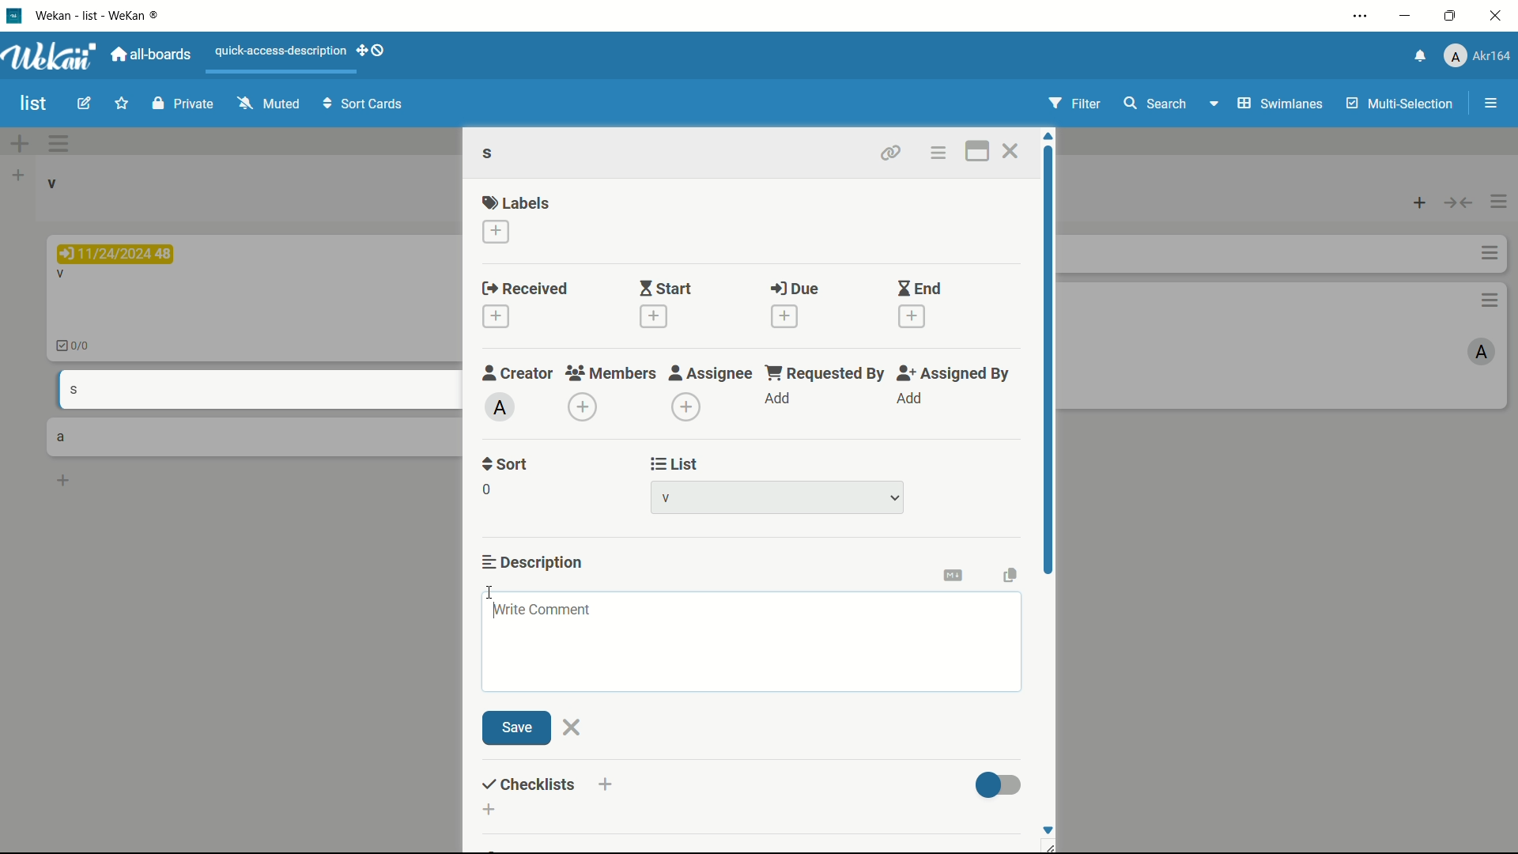 This screenshot has height=854, width=1518. What do you see at coordinates (364, 105) in the screenshot?
I see `sort cards` at bounding box center [364, 105].